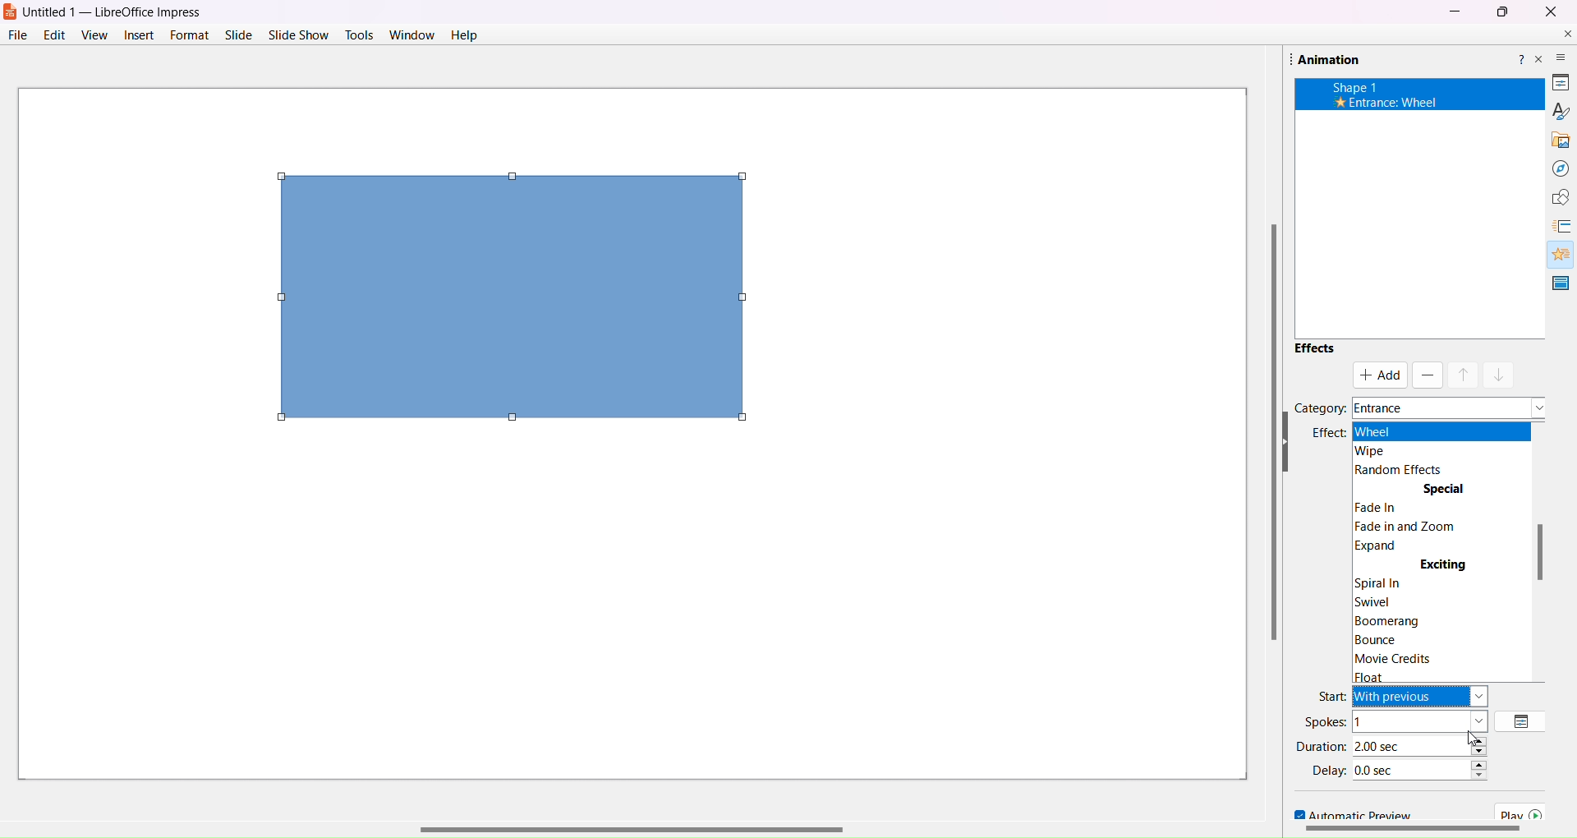  Describe the element at coordinates (94, 35) in the screenshot. I see `View` at that location.